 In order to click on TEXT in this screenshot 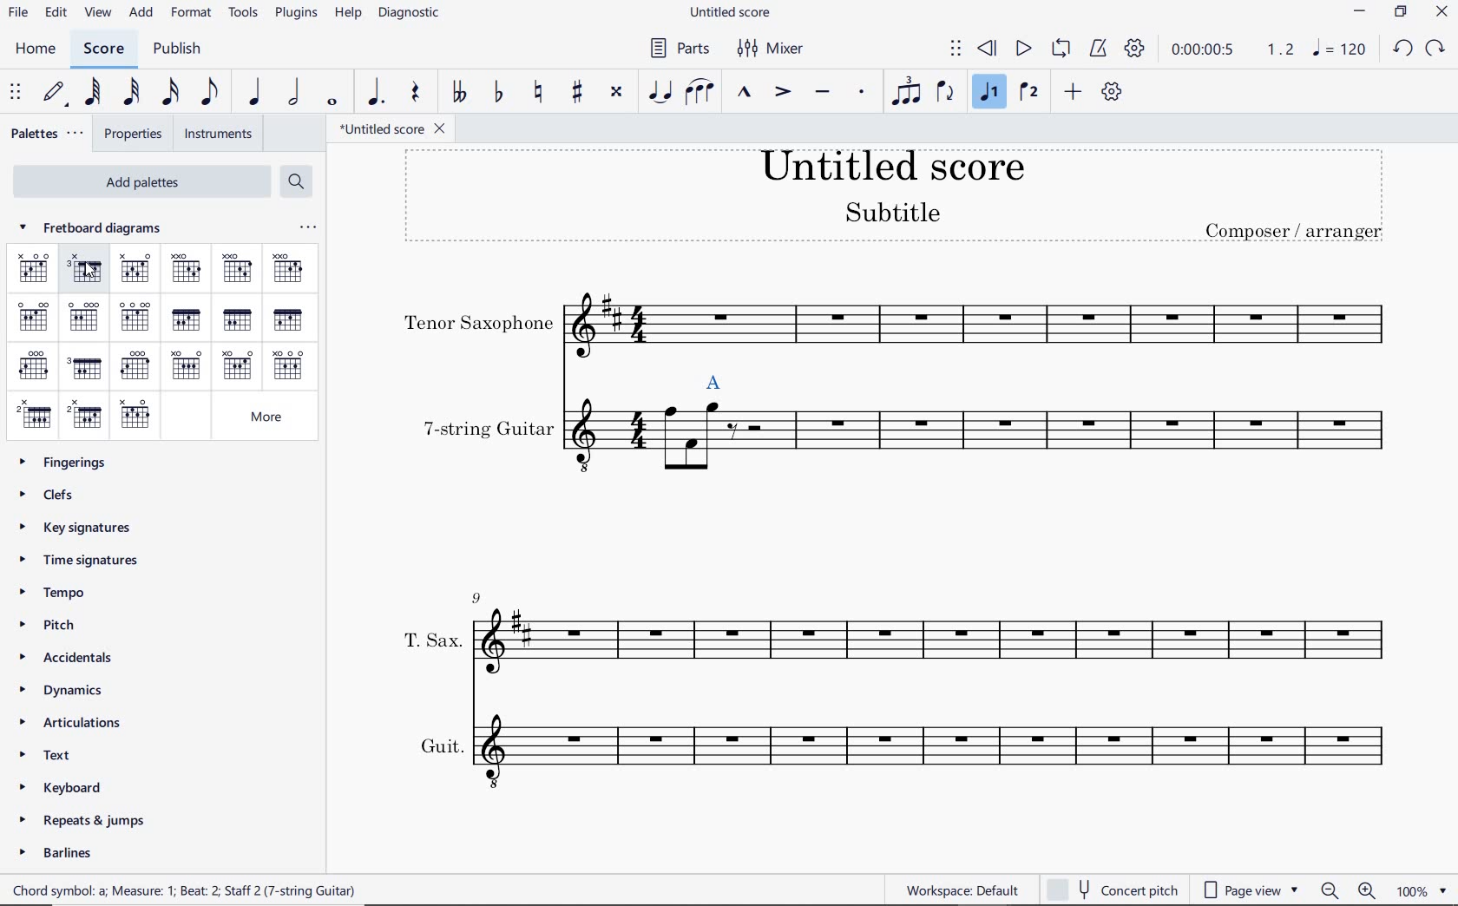, I will do `click(58, 755)`.